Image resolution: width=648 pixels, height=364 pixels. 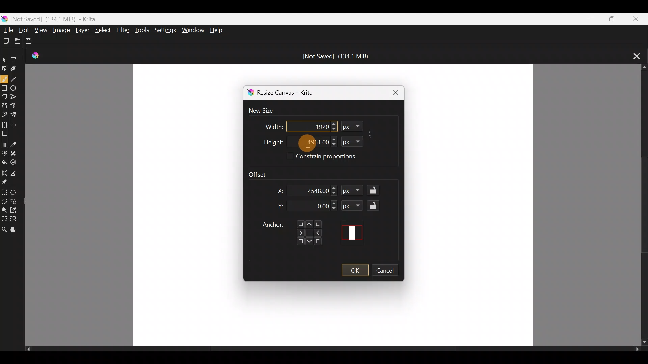 I want to click on Select shapes tool, so click(x=5, y=58).